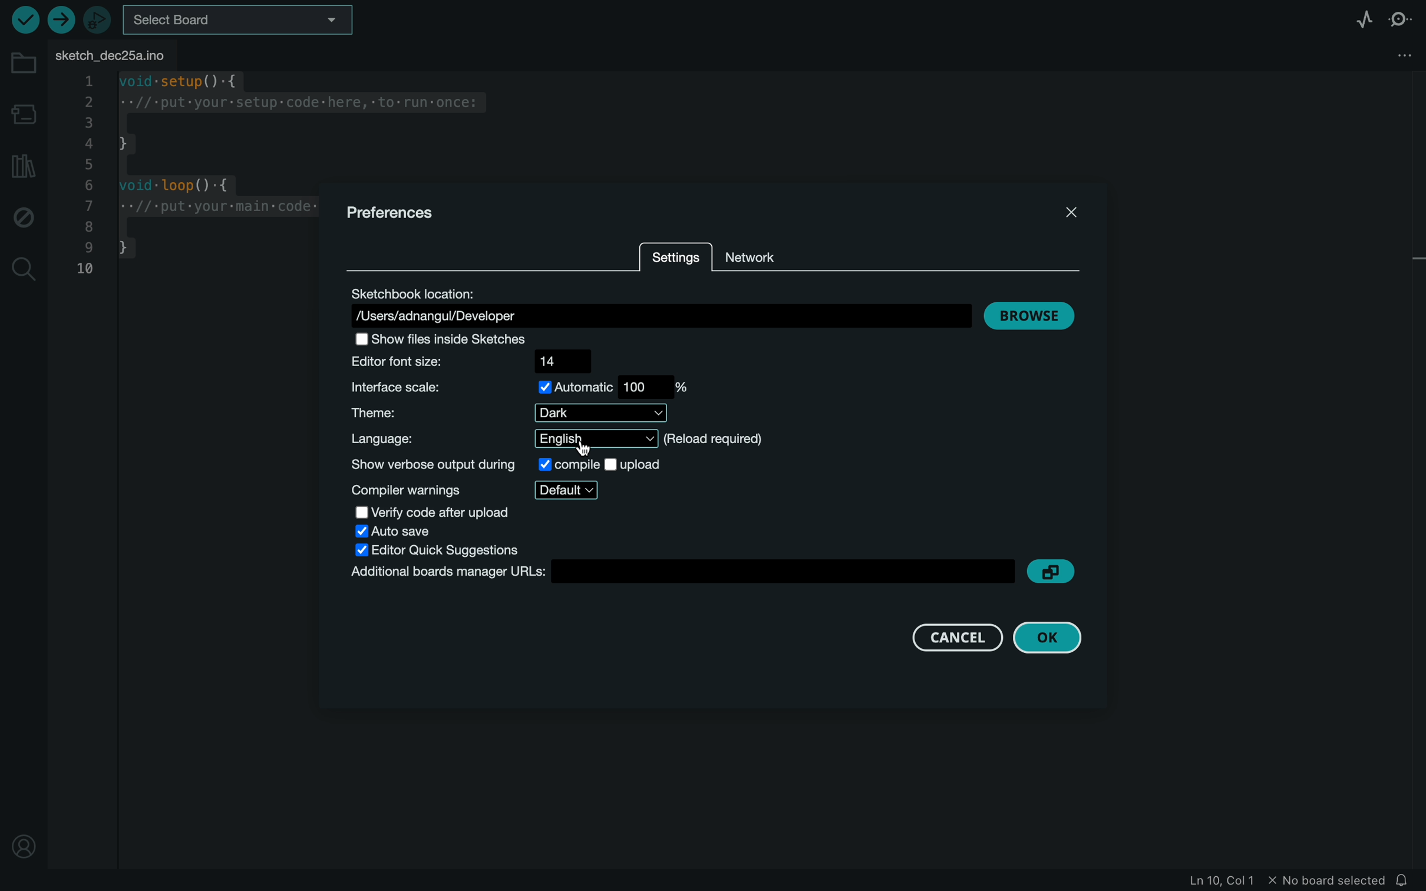  Describe the element at coordinates (22, 165) in the screenshot. I see `library  manager` at that location.